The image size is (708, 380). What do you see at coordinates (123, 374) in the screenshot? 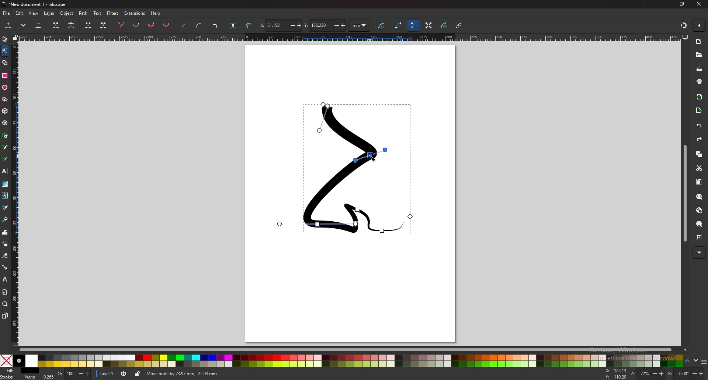
I see `toggle visibility` at bounding box center [123, 374].